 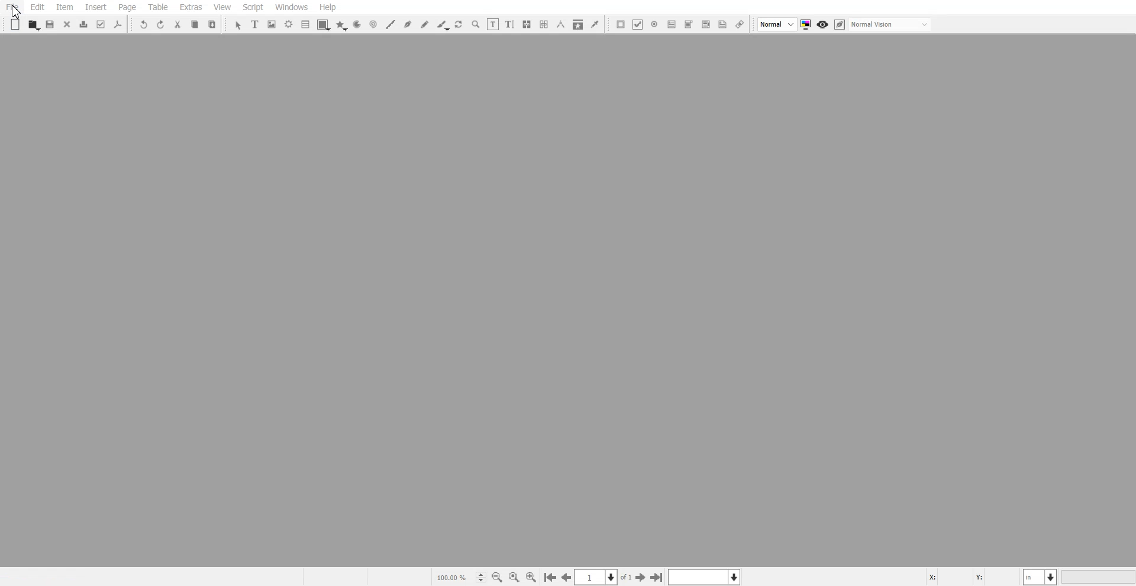 I want to click on Line, so click(x=390, y=24).